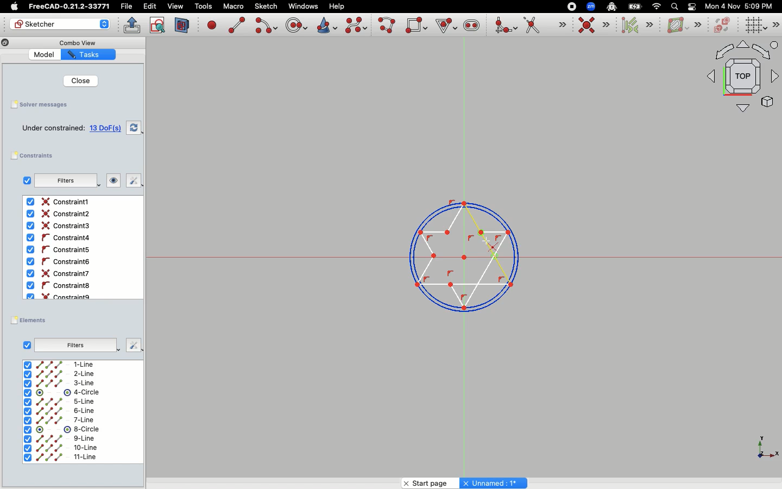 This screenshot has height=489, width=782. I want to click on 11-line, so click(60, 458).